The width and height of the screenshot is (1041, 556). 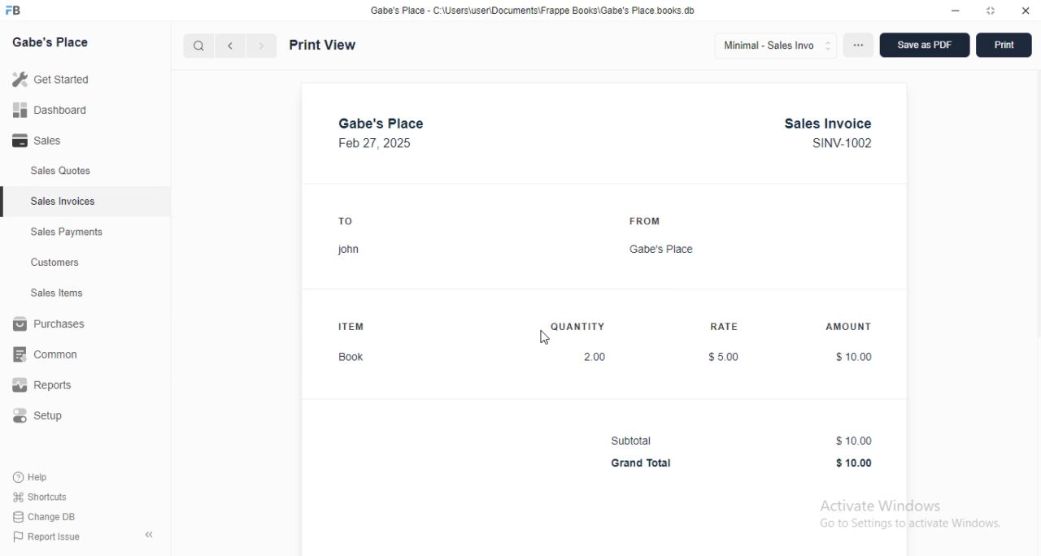 I want to click on sales, so click(x=39, y=140).